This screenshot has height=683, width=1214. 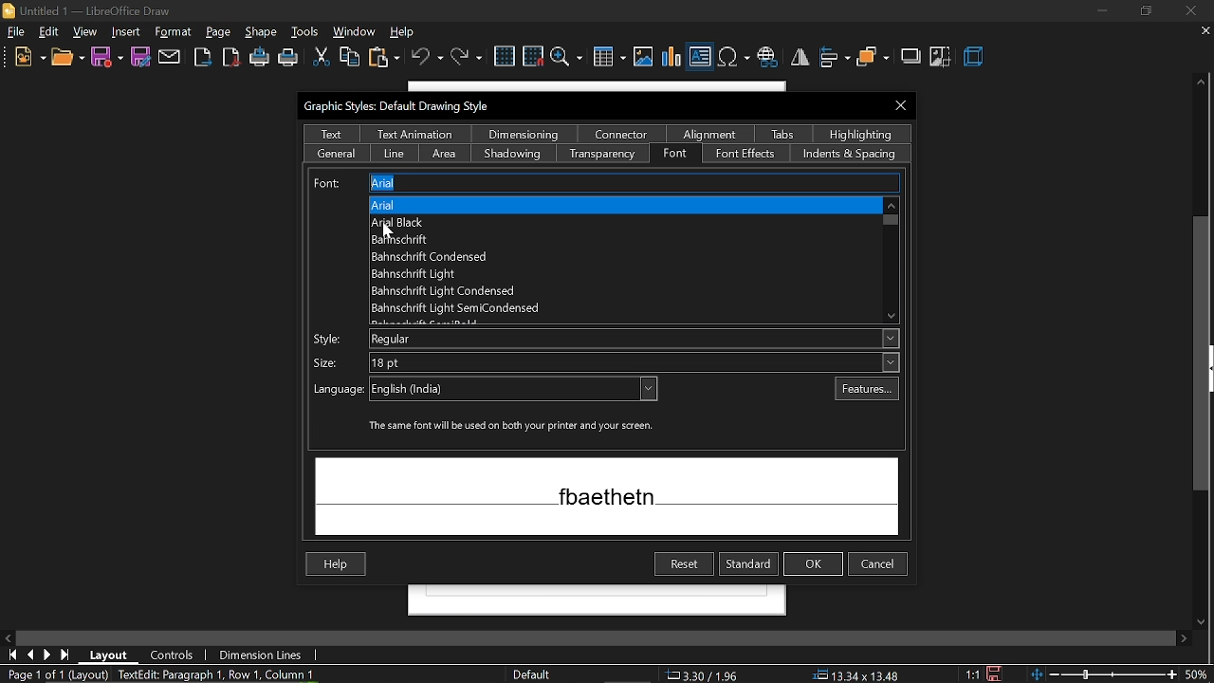 I want to click on text animation, so click(x=416, y=133).